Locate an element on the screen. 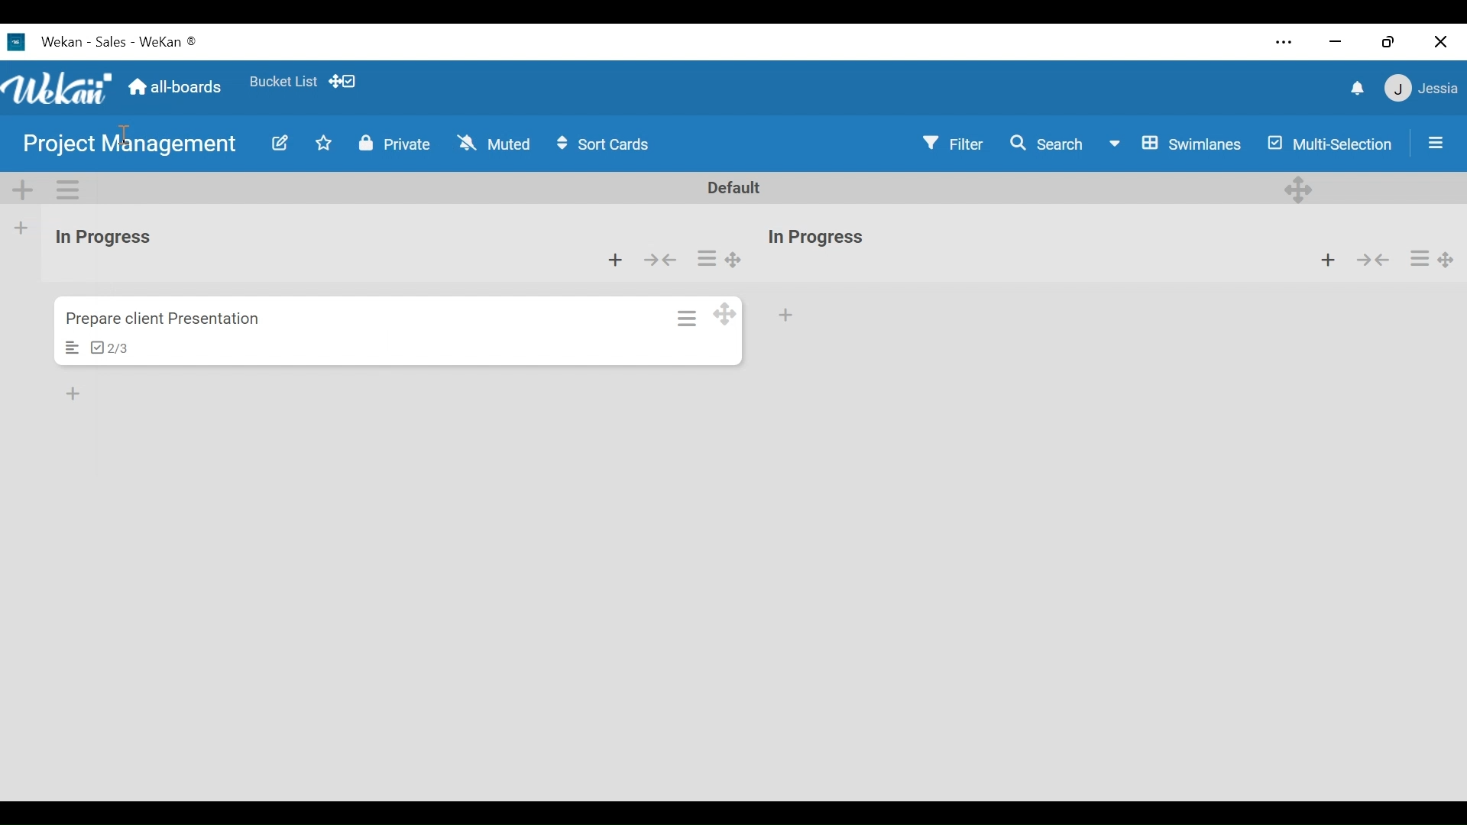 Image resolution: width=1467 pixels, height=825 pixels. Card Title is located at coordinates (167, 321).